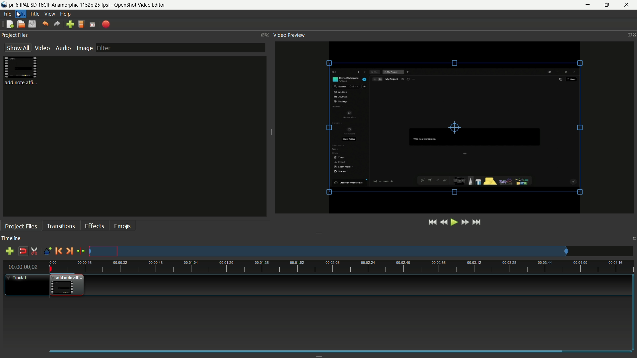  What do you see at coordinates (10, 25) in the screenshot?
I see `new file` at bounding box center [10, 25].